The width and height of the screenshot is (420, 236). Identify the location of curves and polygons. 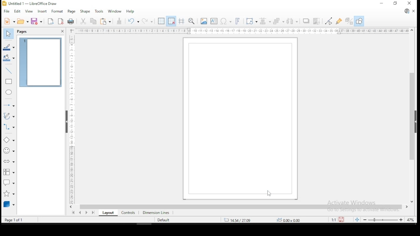
(9, 116).